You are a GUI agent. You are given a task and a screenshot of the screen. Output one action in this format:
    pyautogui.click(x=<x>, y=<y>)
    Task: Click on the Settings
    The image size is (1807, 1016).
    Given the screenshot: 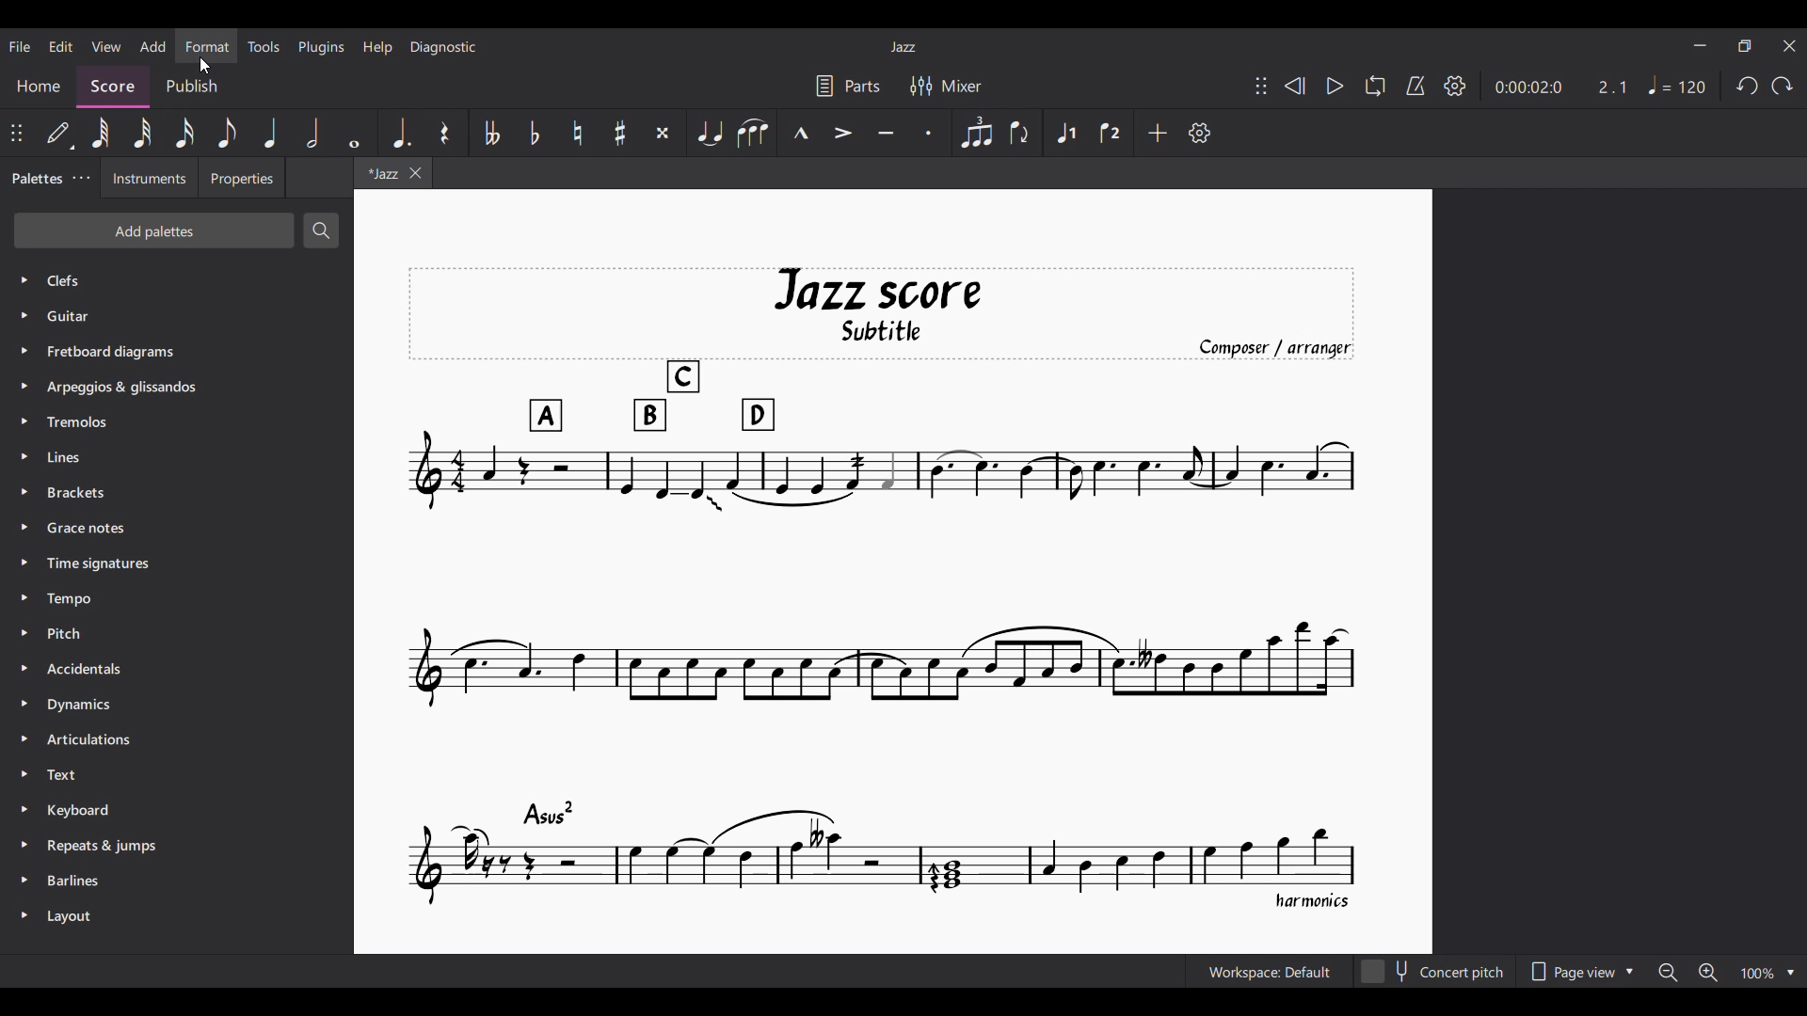 What is the action you would take?
    pyautogui.click(x=1455, y=86)
    